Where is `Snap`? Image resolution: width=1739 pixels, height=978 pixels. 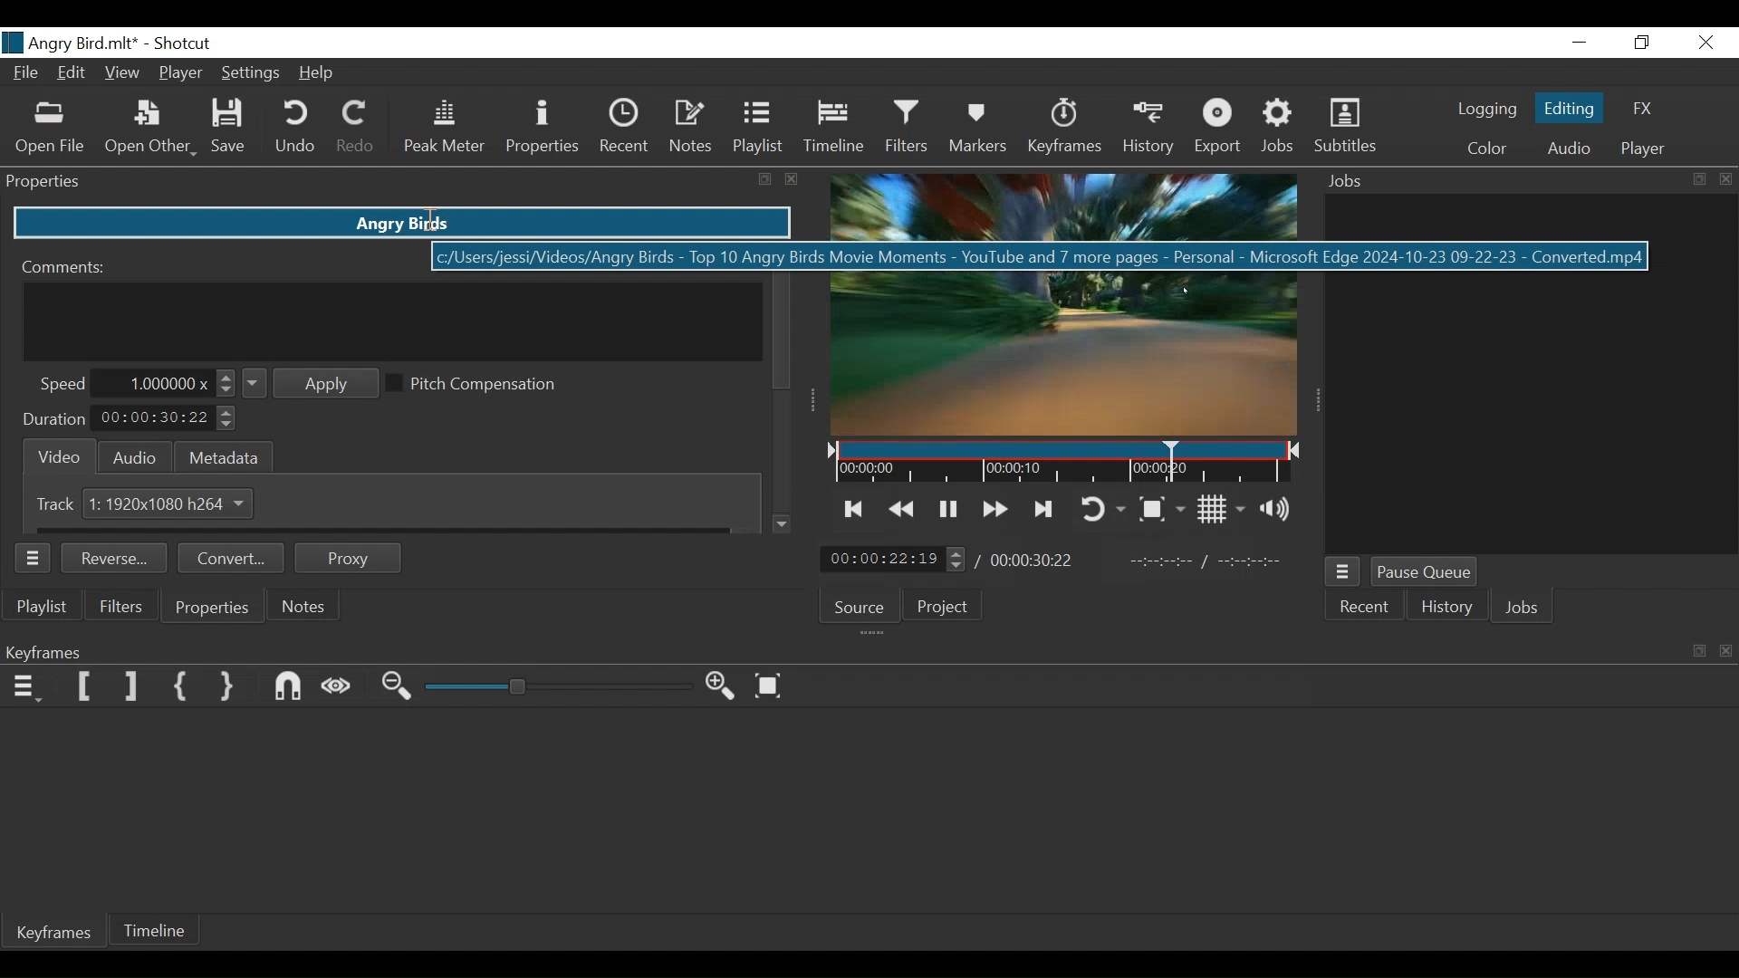
Snap is located at coordinates (291, 687).